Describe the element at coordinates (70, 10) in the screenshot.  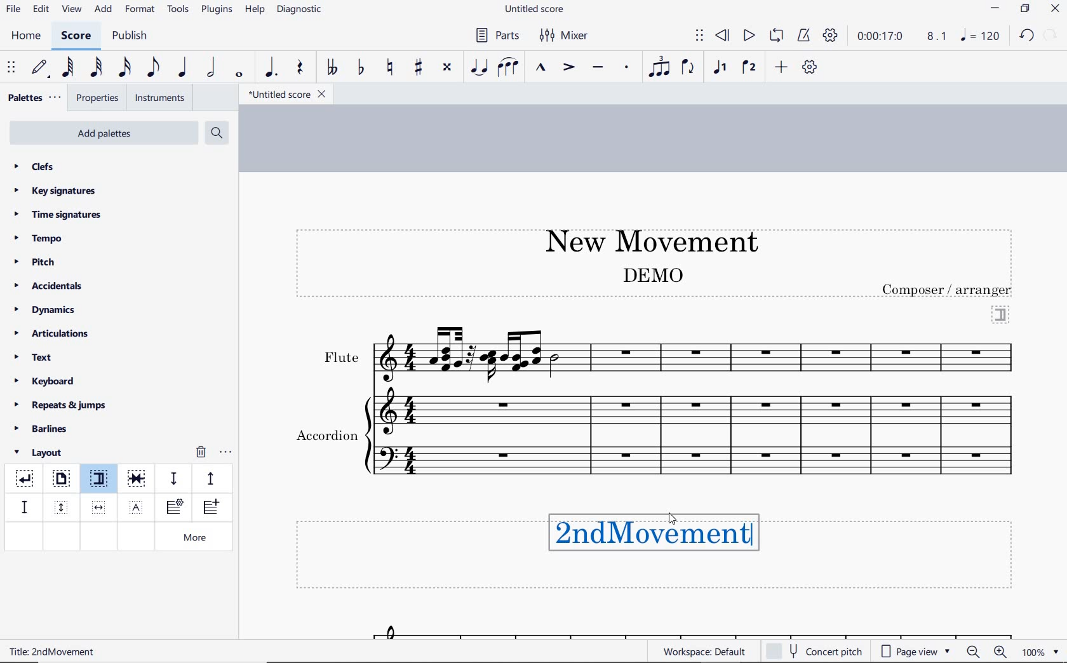
I see `view` at that location.